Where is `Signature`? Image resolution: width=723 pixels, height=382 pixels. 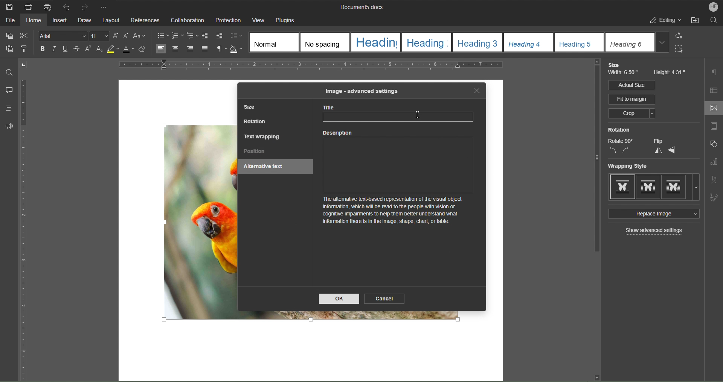
Signature is located at coordinates (714, 196).